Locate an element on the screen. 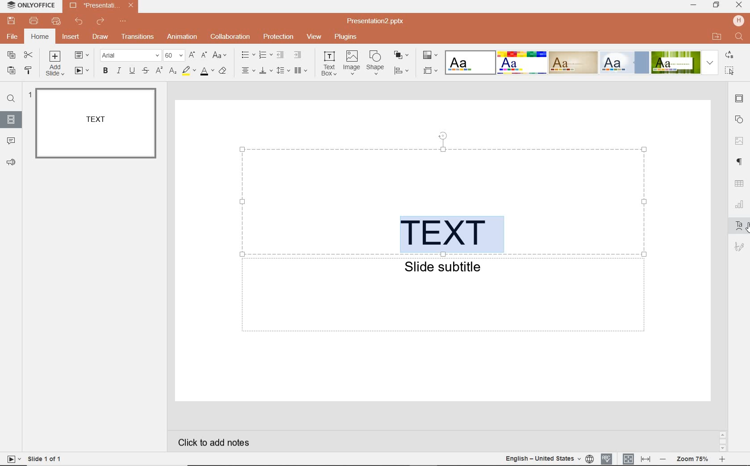 This screenshot has height=466, width=750. PRINT is located at coordinates (34, 21).